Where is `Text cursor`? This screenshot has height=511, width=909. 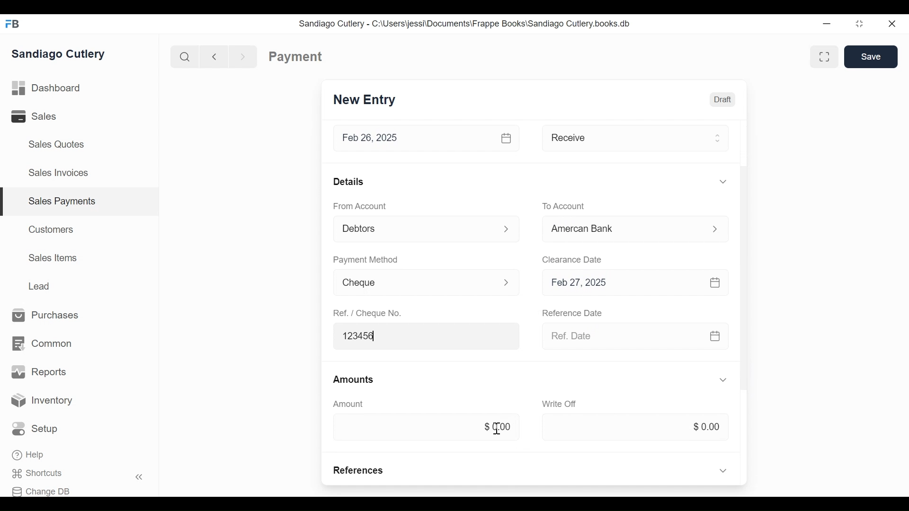
Text cursor is located at coordinates (496, 428).